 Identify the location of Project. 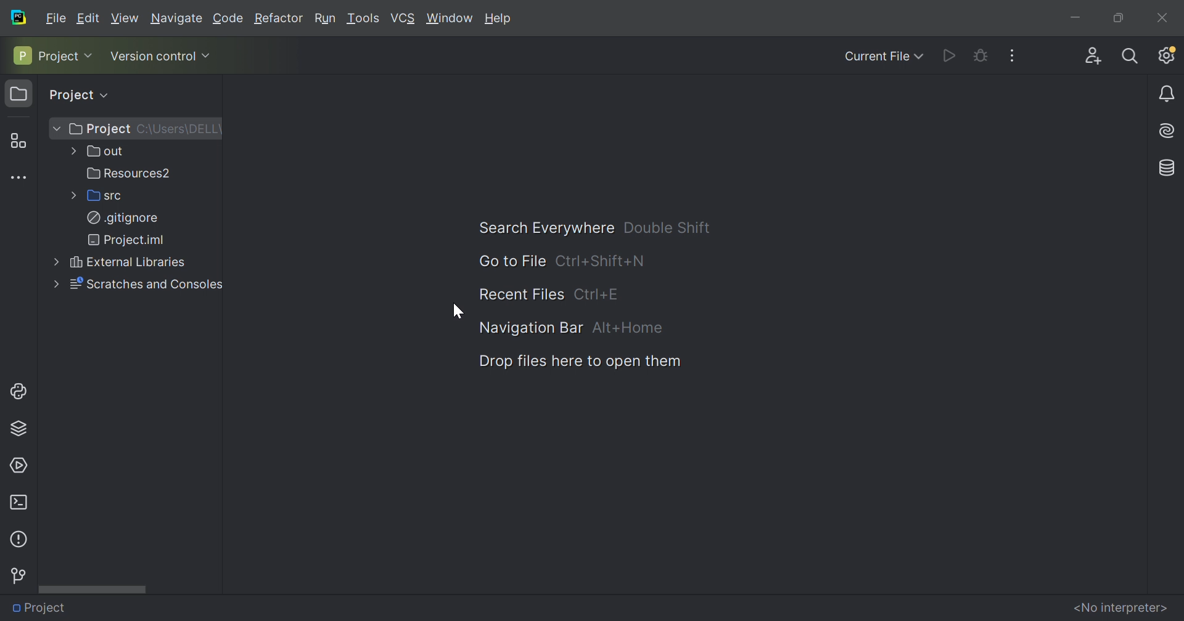
(68, 96).